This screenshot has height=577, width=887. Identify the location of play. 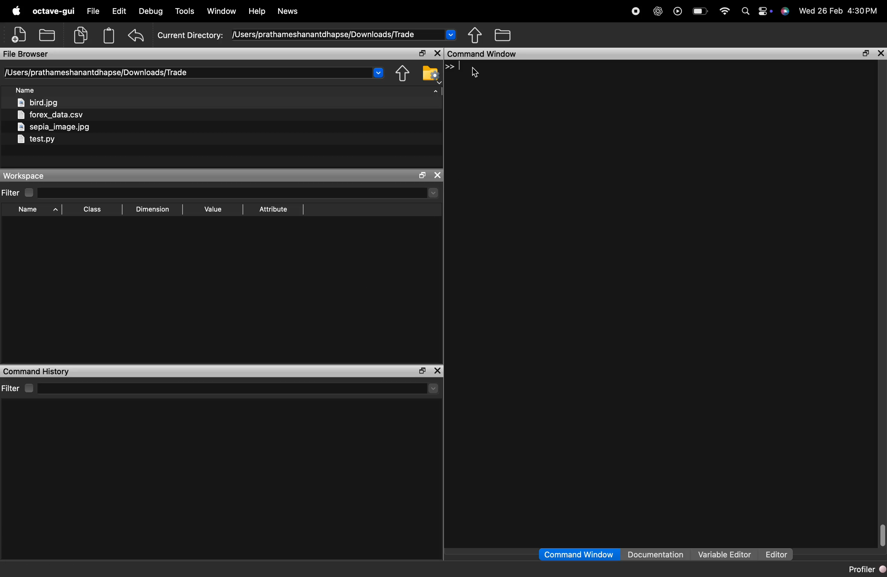
(678, 12).